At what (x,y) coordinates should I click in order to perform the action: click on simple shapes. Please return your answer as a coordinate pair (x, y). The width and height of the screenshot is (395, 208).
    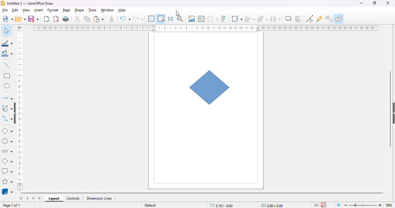
    Looking at the image, I should click on (8, 141).